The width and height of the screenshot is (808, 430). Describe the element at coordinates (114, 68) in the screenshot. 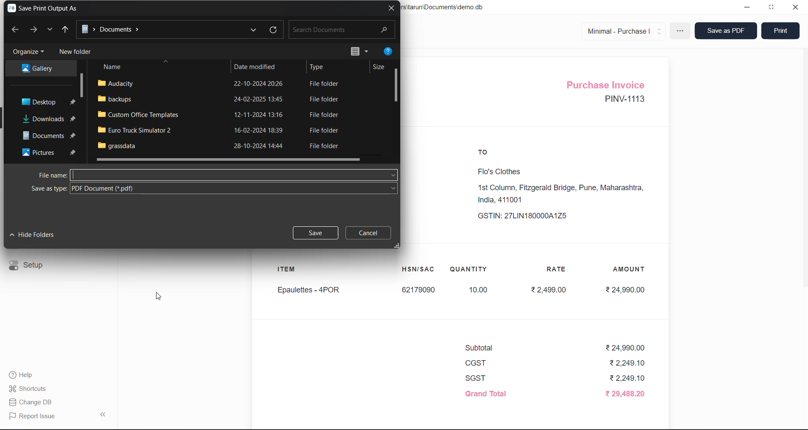

I see `Name` at that location.